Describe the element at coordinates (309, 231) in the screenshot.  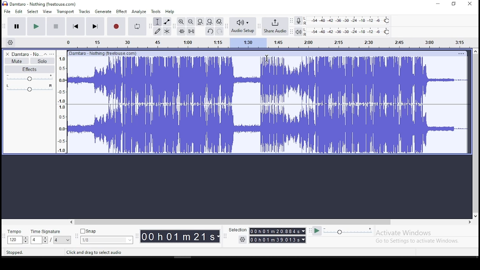
I see `` at that location.